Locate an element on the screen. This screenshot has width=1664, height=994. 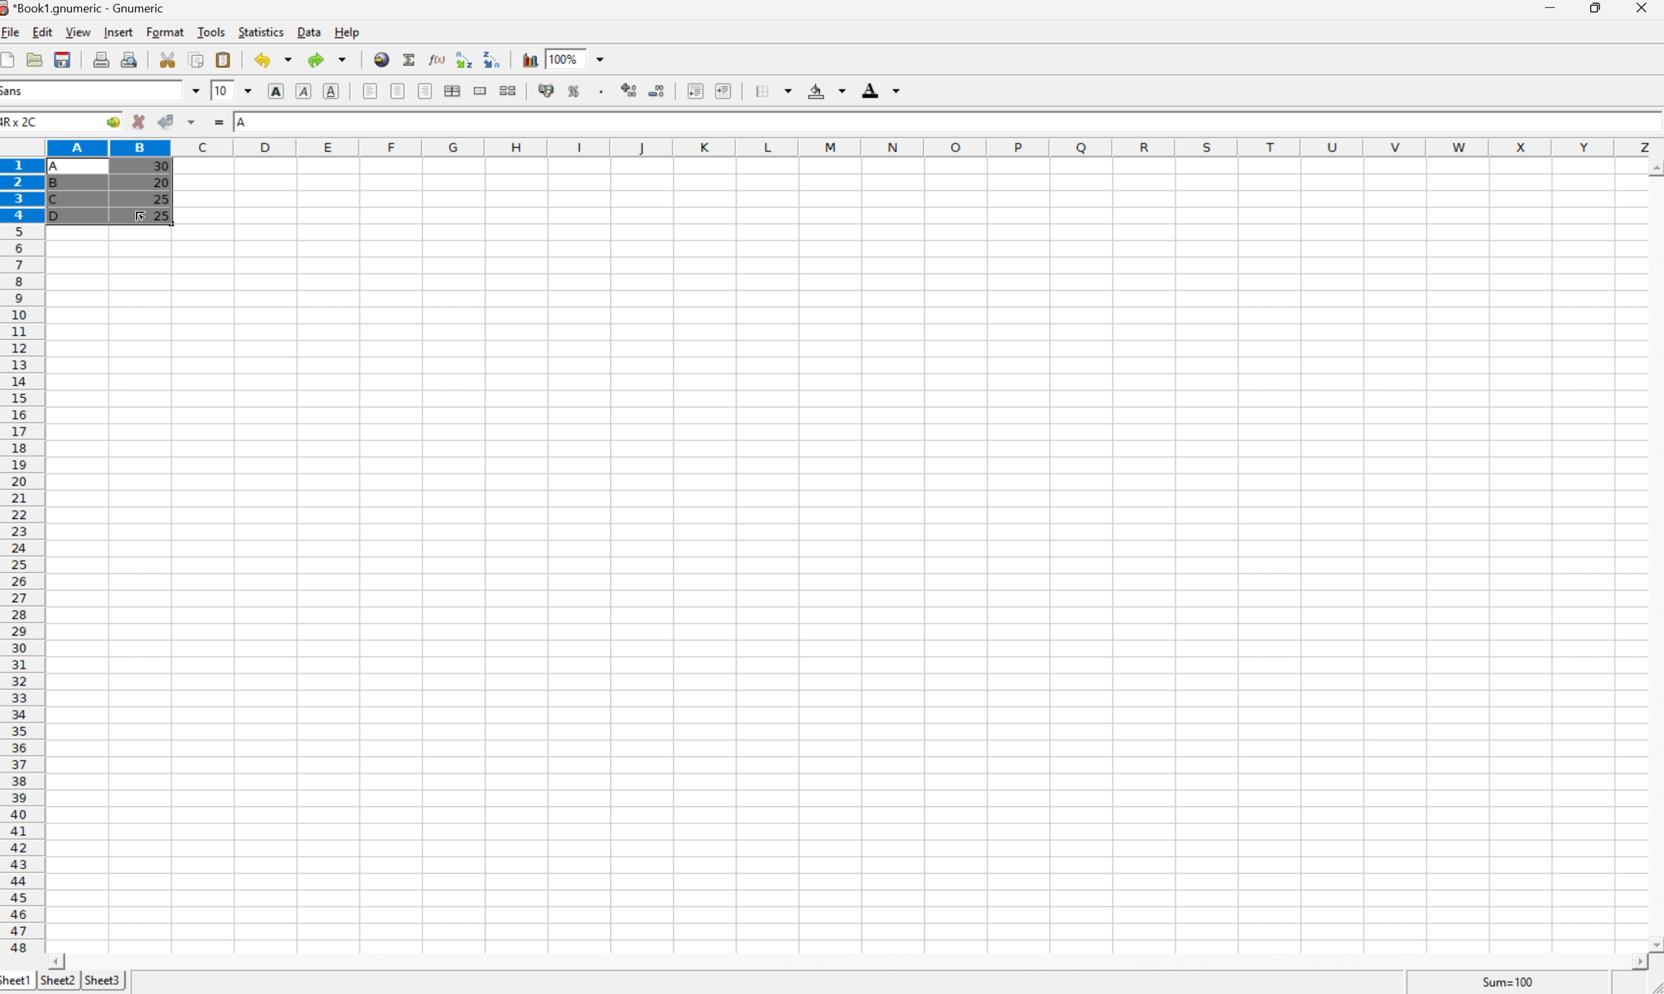
Sum into current cell is located at coordinates (410, 58).